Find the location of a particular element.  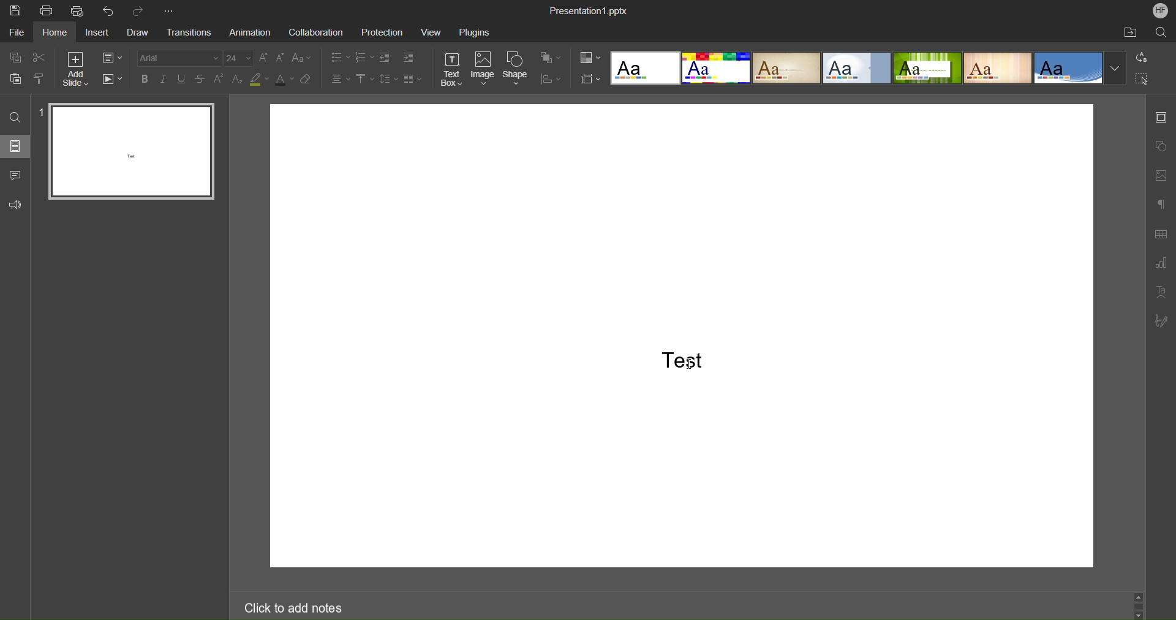

Cut is located at coordinates (40, 56).